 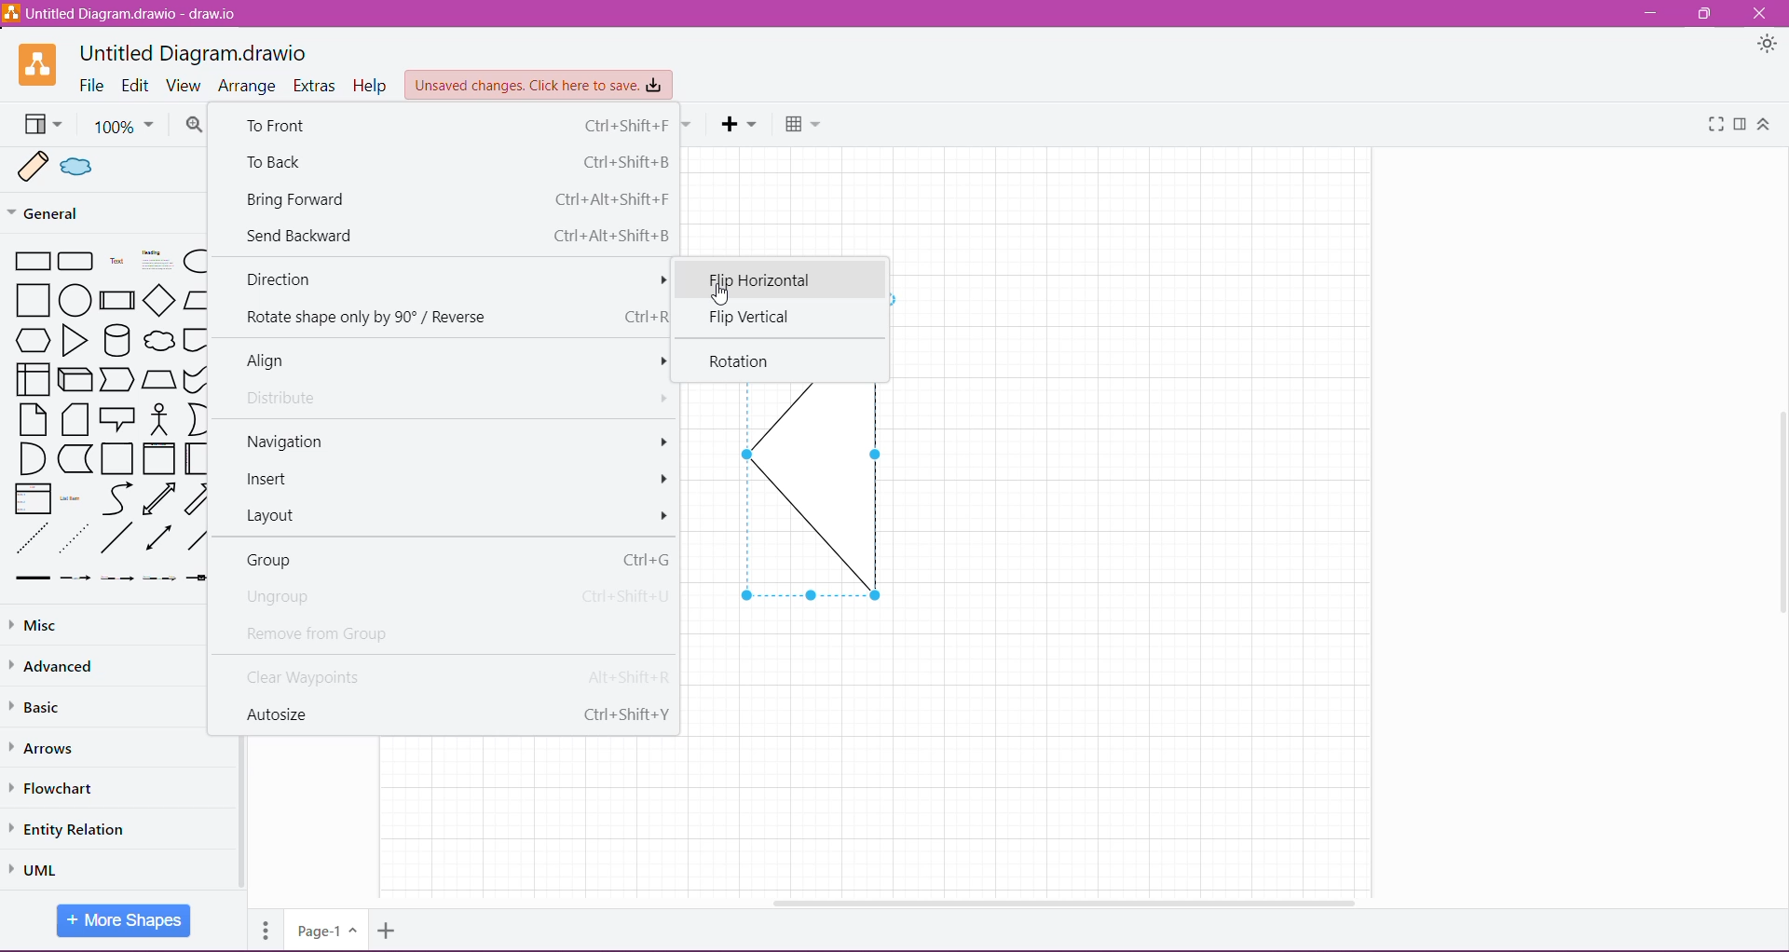 What do you see at coordinates (264, 932) in the screenshot?
I see `Pages` at bounding box center [264, 932].